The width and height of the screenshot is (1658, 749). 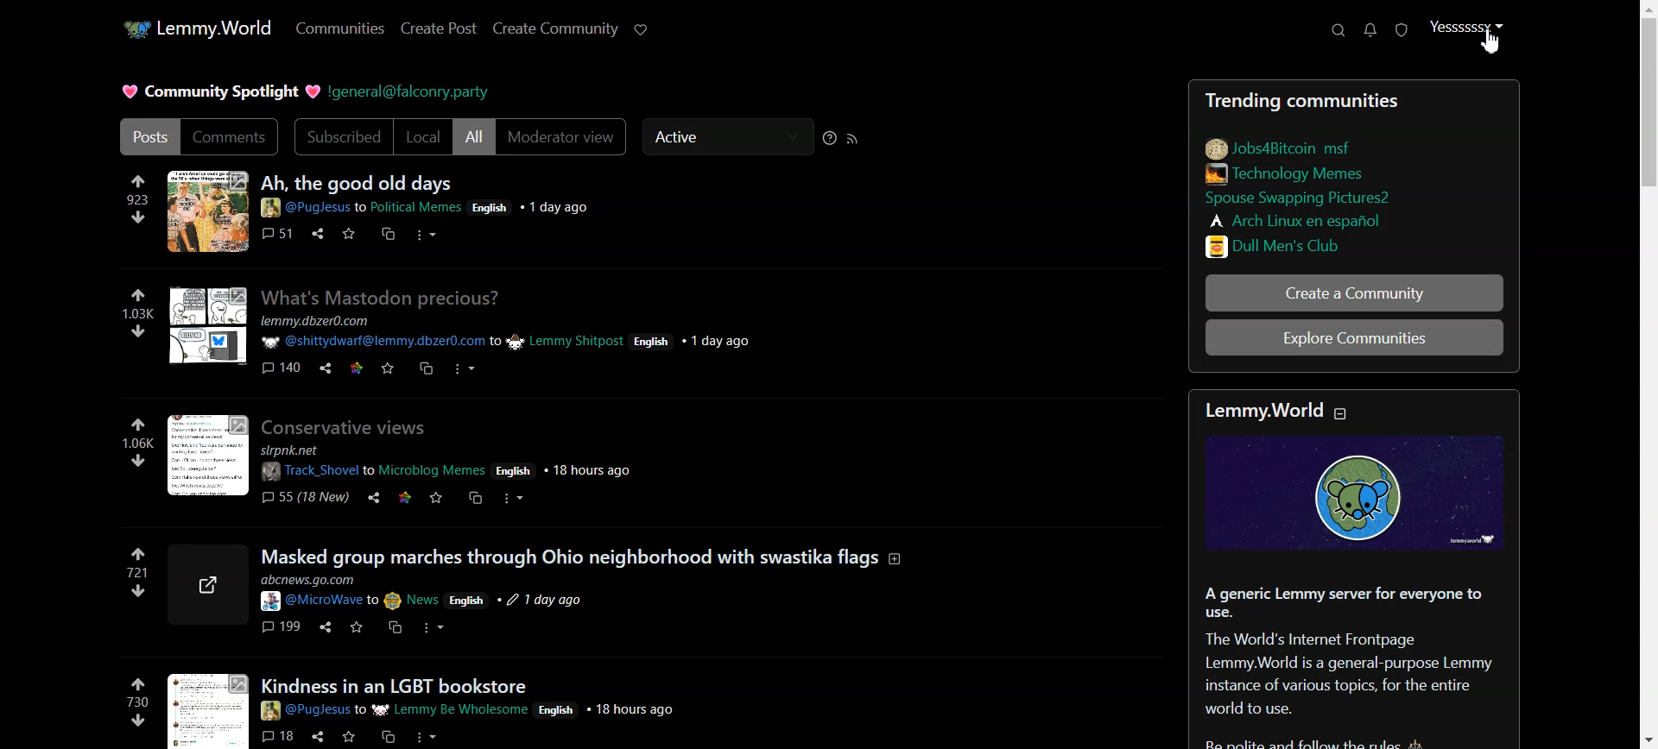 I want to click on image, so click(x=205, y=711).